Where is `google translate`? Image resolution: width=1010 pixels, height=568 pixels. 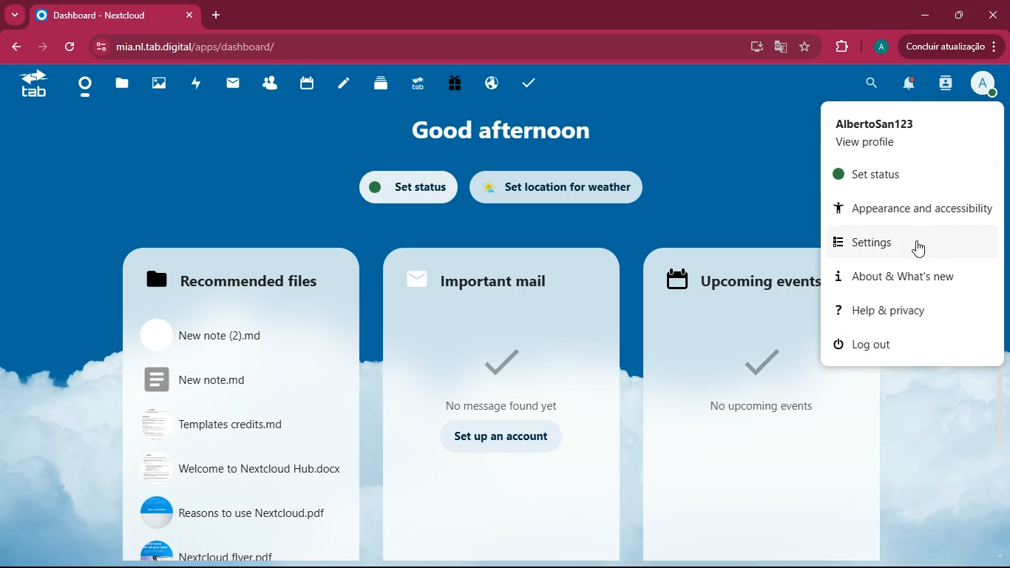
google translate is located at coordinates (779, 49).